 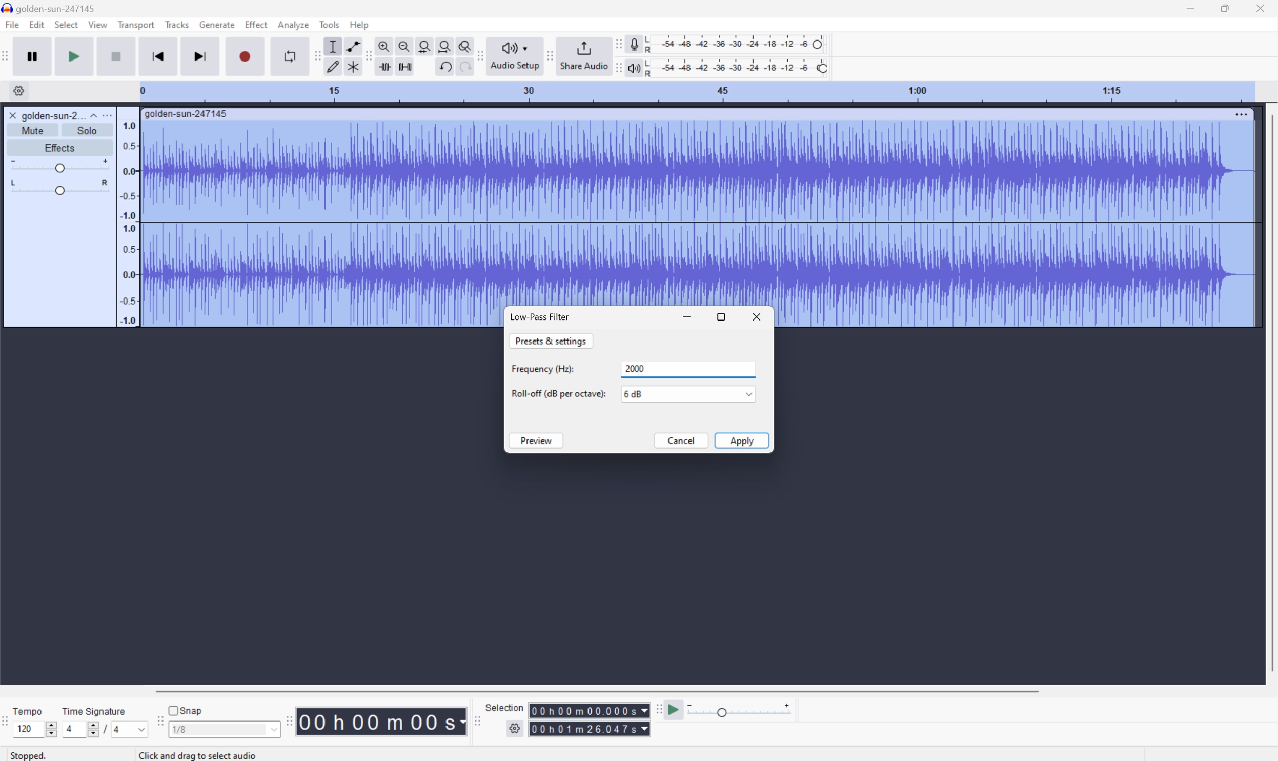 What do you see at coordinates (743, 710) in the screenshot?
I see `Play back speed` at bounding box center [743, 710].